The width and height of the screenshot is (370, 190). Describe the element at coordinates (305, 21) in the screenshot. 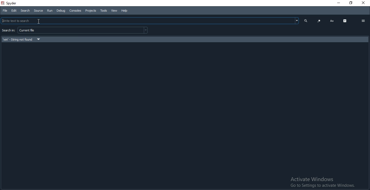

I see `search ` at that location.